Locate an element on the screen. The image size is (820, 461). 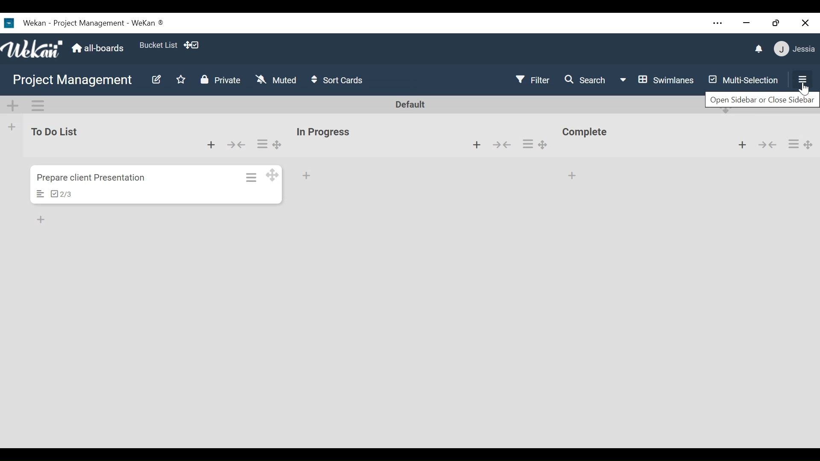
Checklist is located at coordinates (61, 194).